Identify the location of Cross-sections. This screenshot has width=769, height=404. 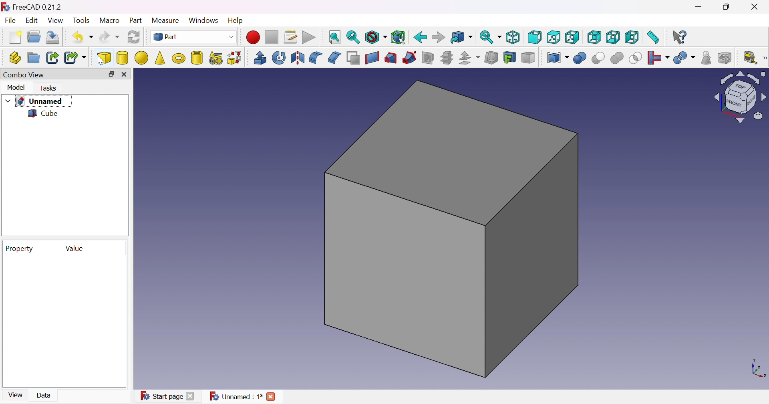
(447, 58).